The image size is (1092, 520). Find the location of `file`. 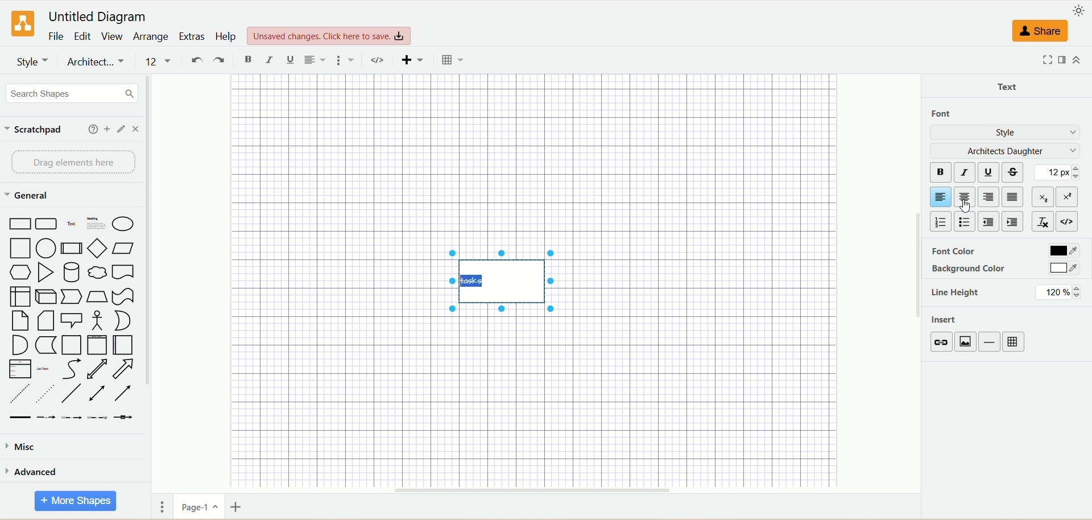

file is located at coordinates (57, 36).